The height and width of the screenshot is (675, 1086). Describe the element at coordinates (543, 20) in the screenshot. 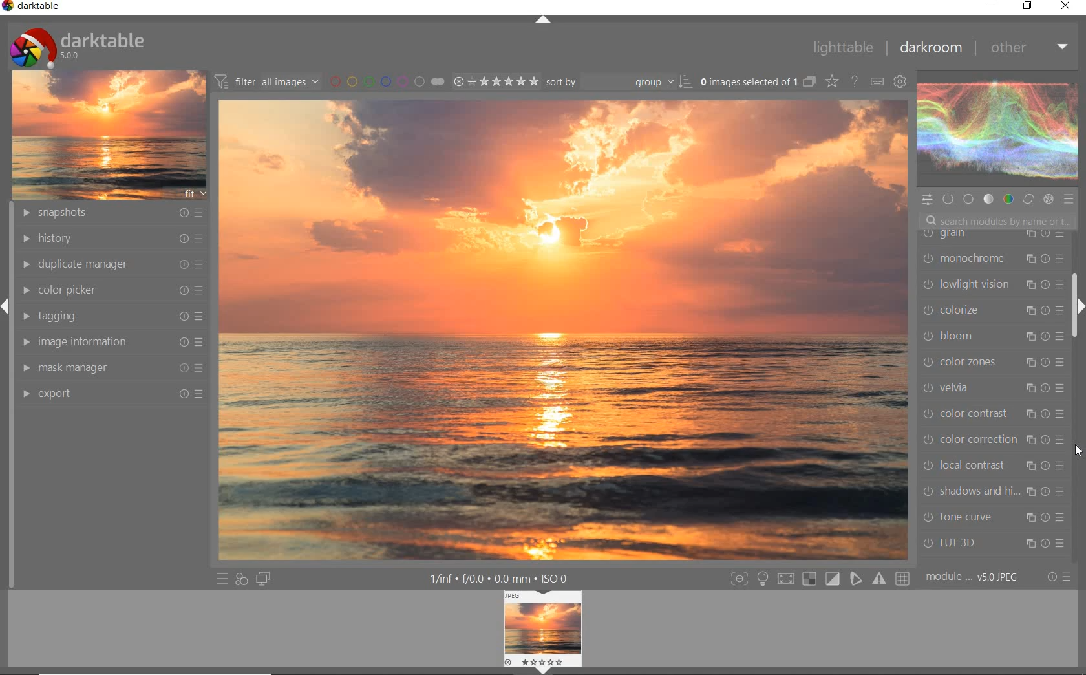

I see `EXPAND/COLLAPSE` at that location.